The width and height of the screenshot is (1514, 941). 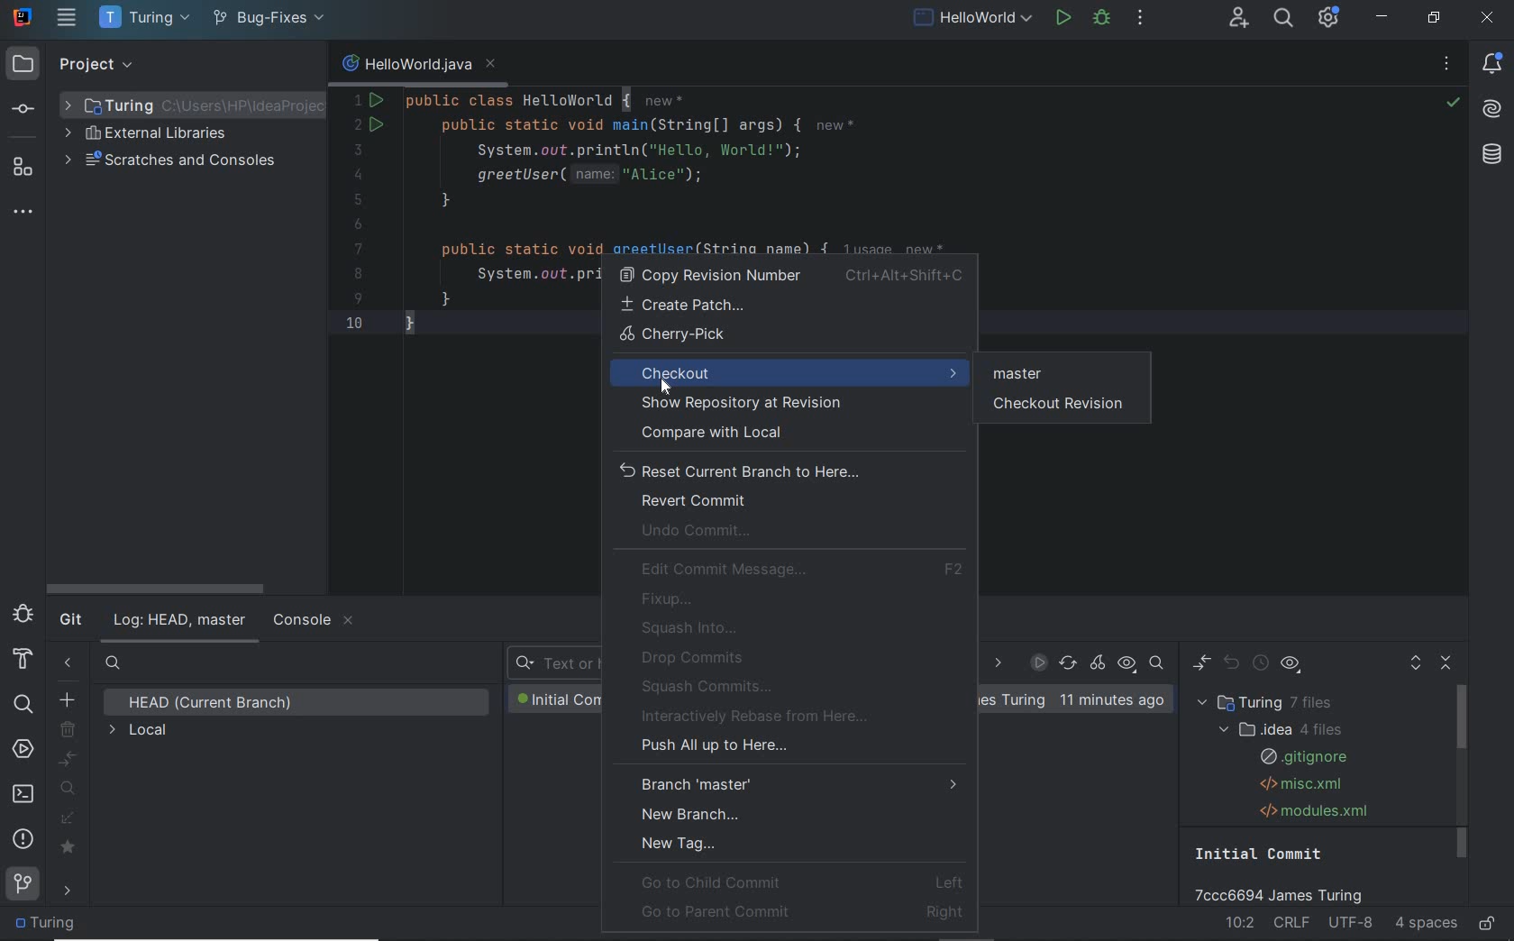 What do you see at coordinates (1260, 665) in the screenshot?
I see `history up to here` at bounding box center [1260, 665].